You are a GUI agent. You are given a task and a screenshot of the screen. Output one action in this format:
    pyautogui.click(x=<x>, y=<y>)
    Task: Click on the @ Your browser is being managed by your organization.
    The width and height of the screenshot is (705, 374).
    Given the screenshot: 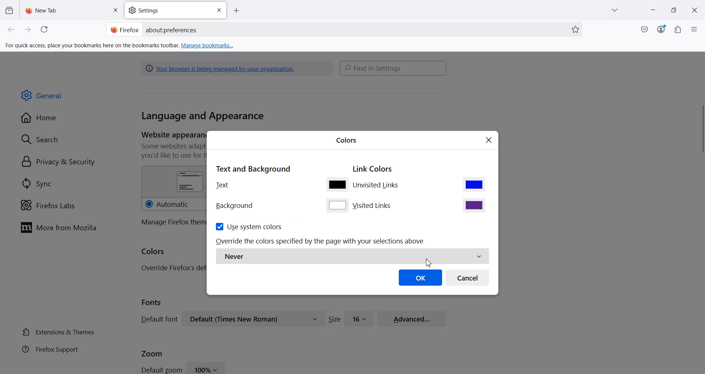 What is the action you would take?
    pyautogui.click(x=222, y=68)
    